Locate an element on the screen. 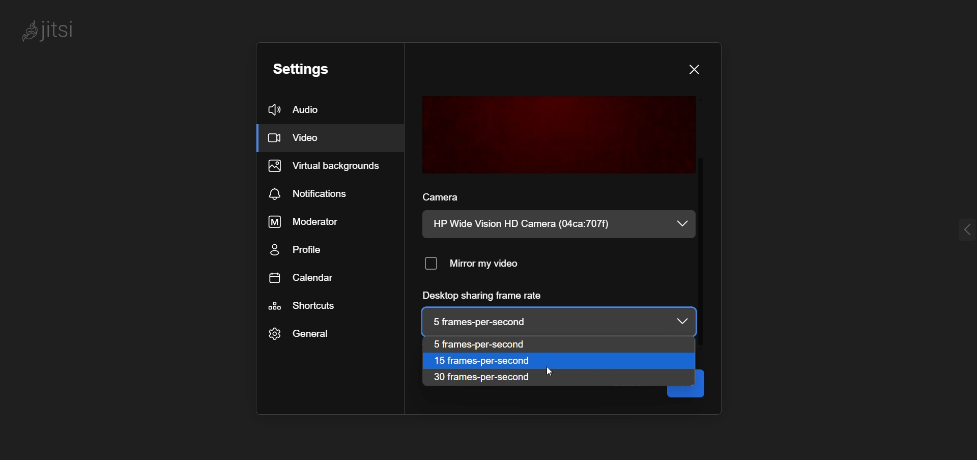  setting is located at coordinates (315, 69).